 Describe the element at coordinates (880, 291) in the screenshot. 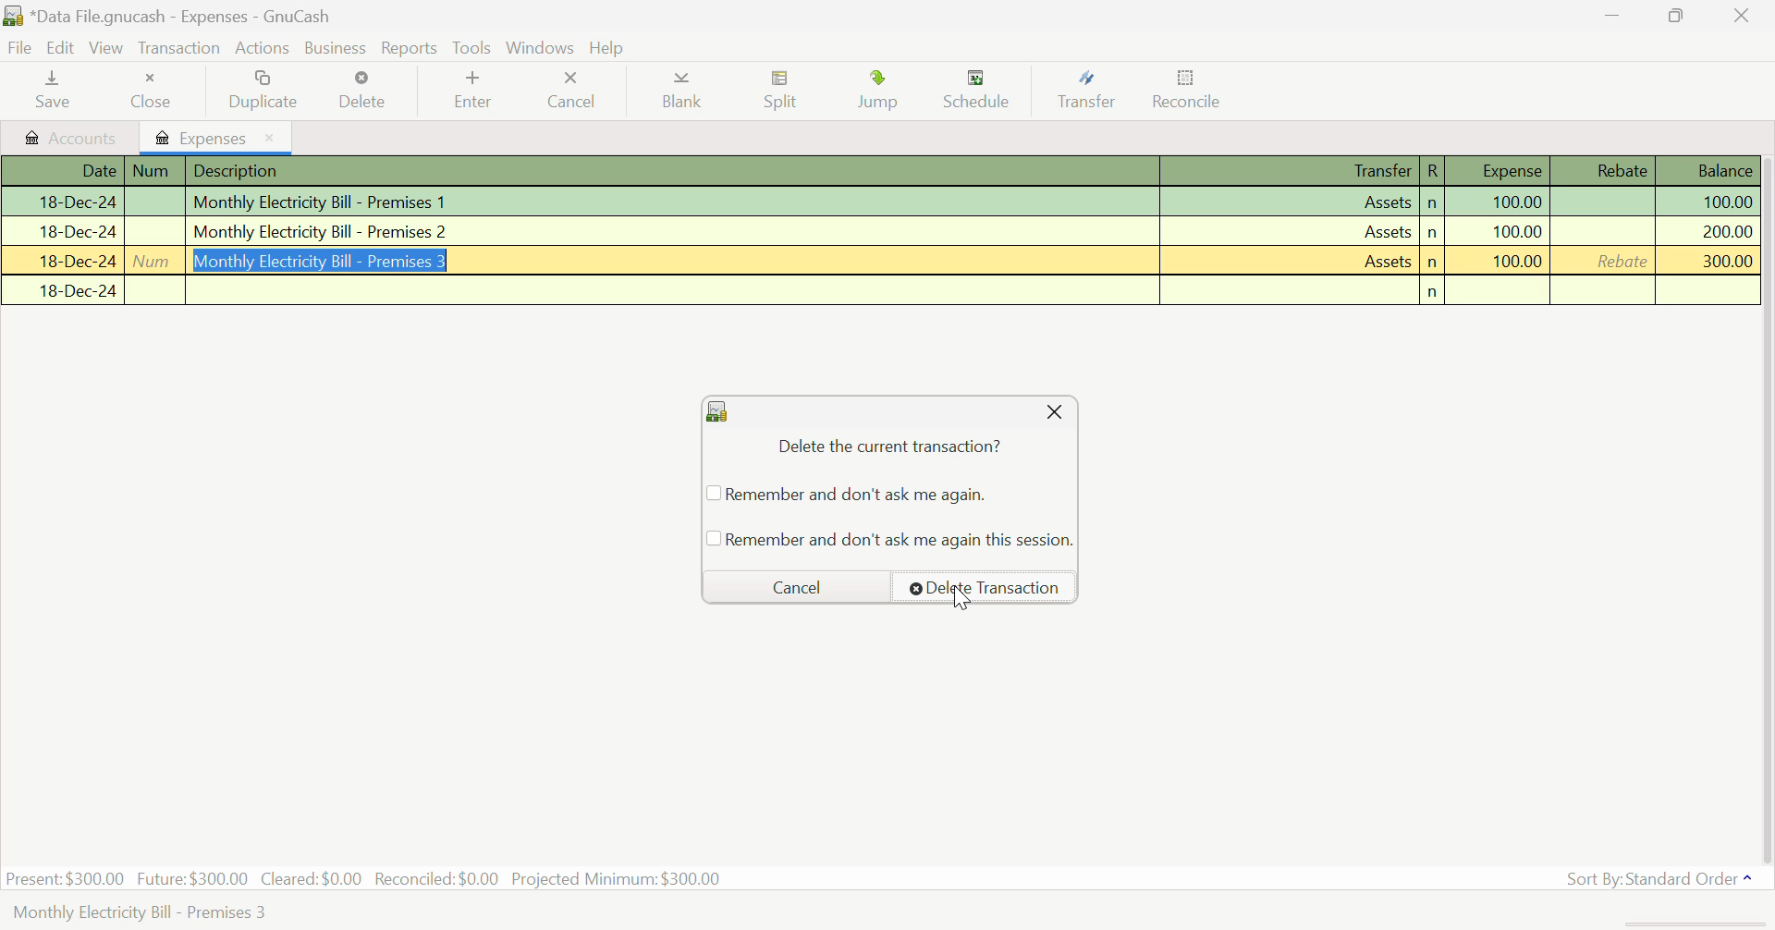

I see `New Transaction Entry Row` at that location.